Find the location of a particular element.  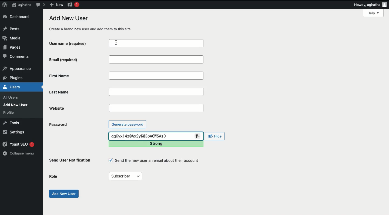

Users is located at coordinates (17, 87).